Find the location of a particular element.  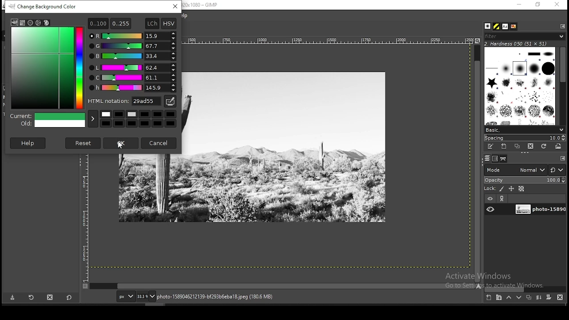

change background color is located at coordinates (45, 7).